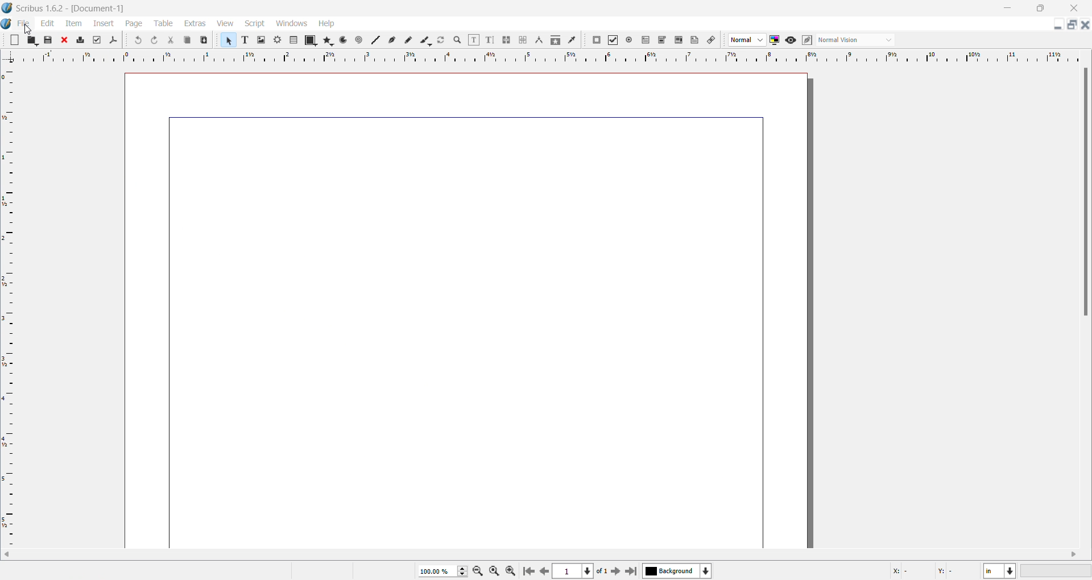 This screenshot has width=1092, height=580. I want to click on close, so click(1075, 7).